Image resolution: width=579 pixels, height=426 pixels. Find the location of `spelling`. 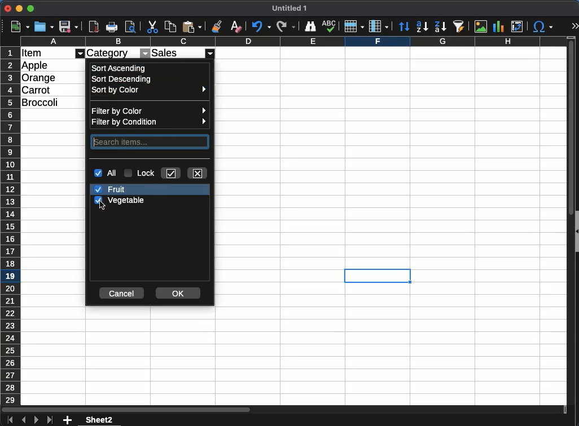

spelling is located at coordinates (330, 26).